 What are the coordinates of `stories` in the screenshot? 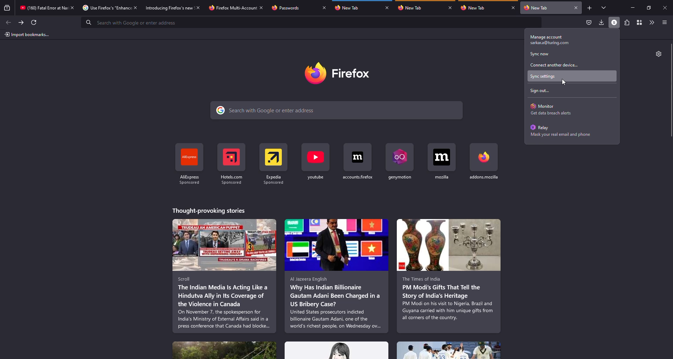 It's located at (449, 276).